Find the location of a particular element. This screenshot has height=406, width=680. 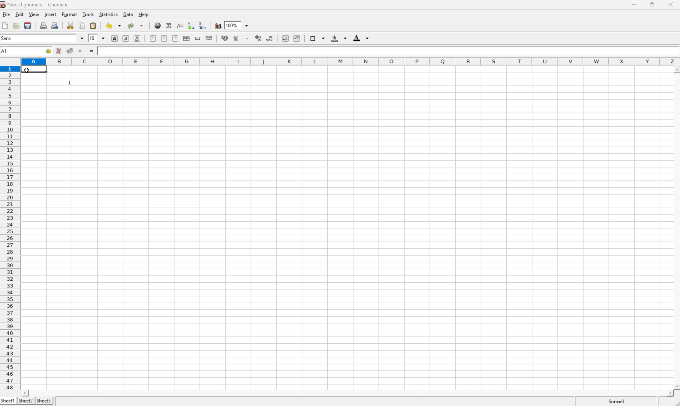

help is located at coordinates (143, 14).